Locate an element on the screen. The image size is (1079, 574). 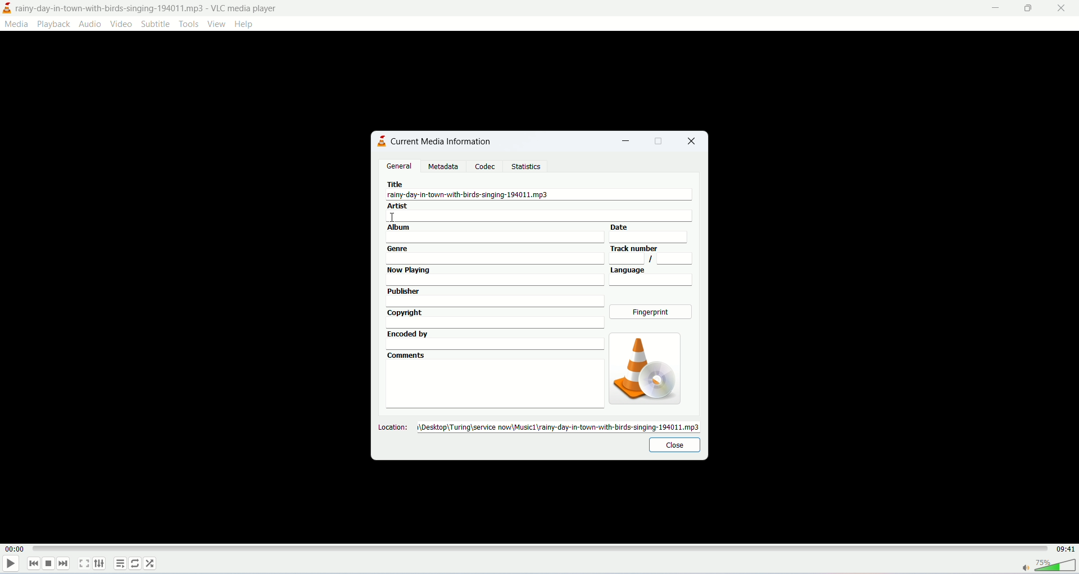
close is located at coordinates (1060, 10).